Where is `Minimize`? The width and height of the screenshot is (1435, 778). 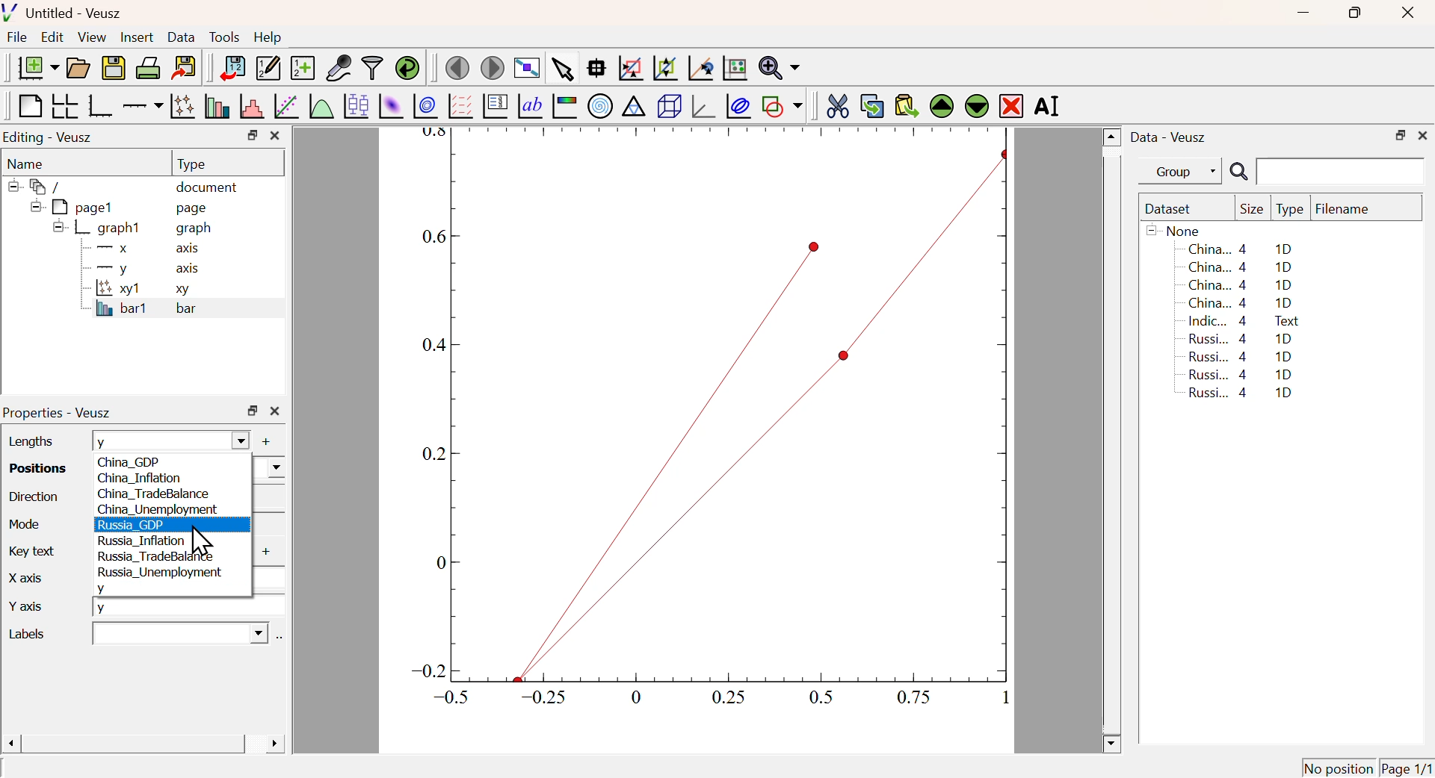 Minimize is located at coordinates (1303, 13).